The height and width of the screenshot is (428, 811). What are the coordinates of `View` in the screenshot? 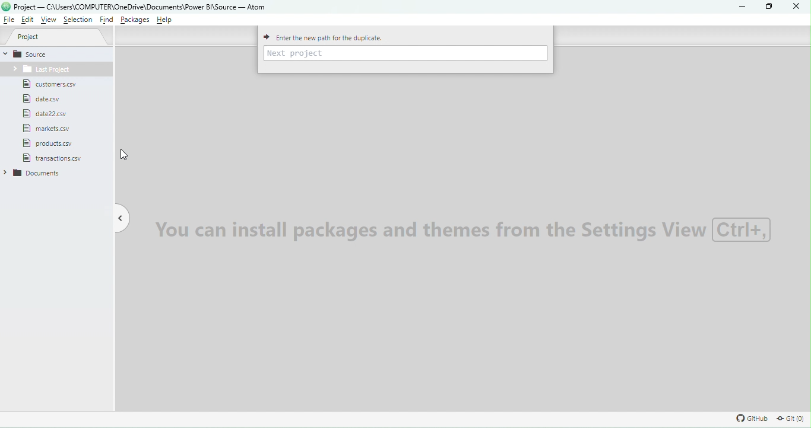 It's located at (49, 20).